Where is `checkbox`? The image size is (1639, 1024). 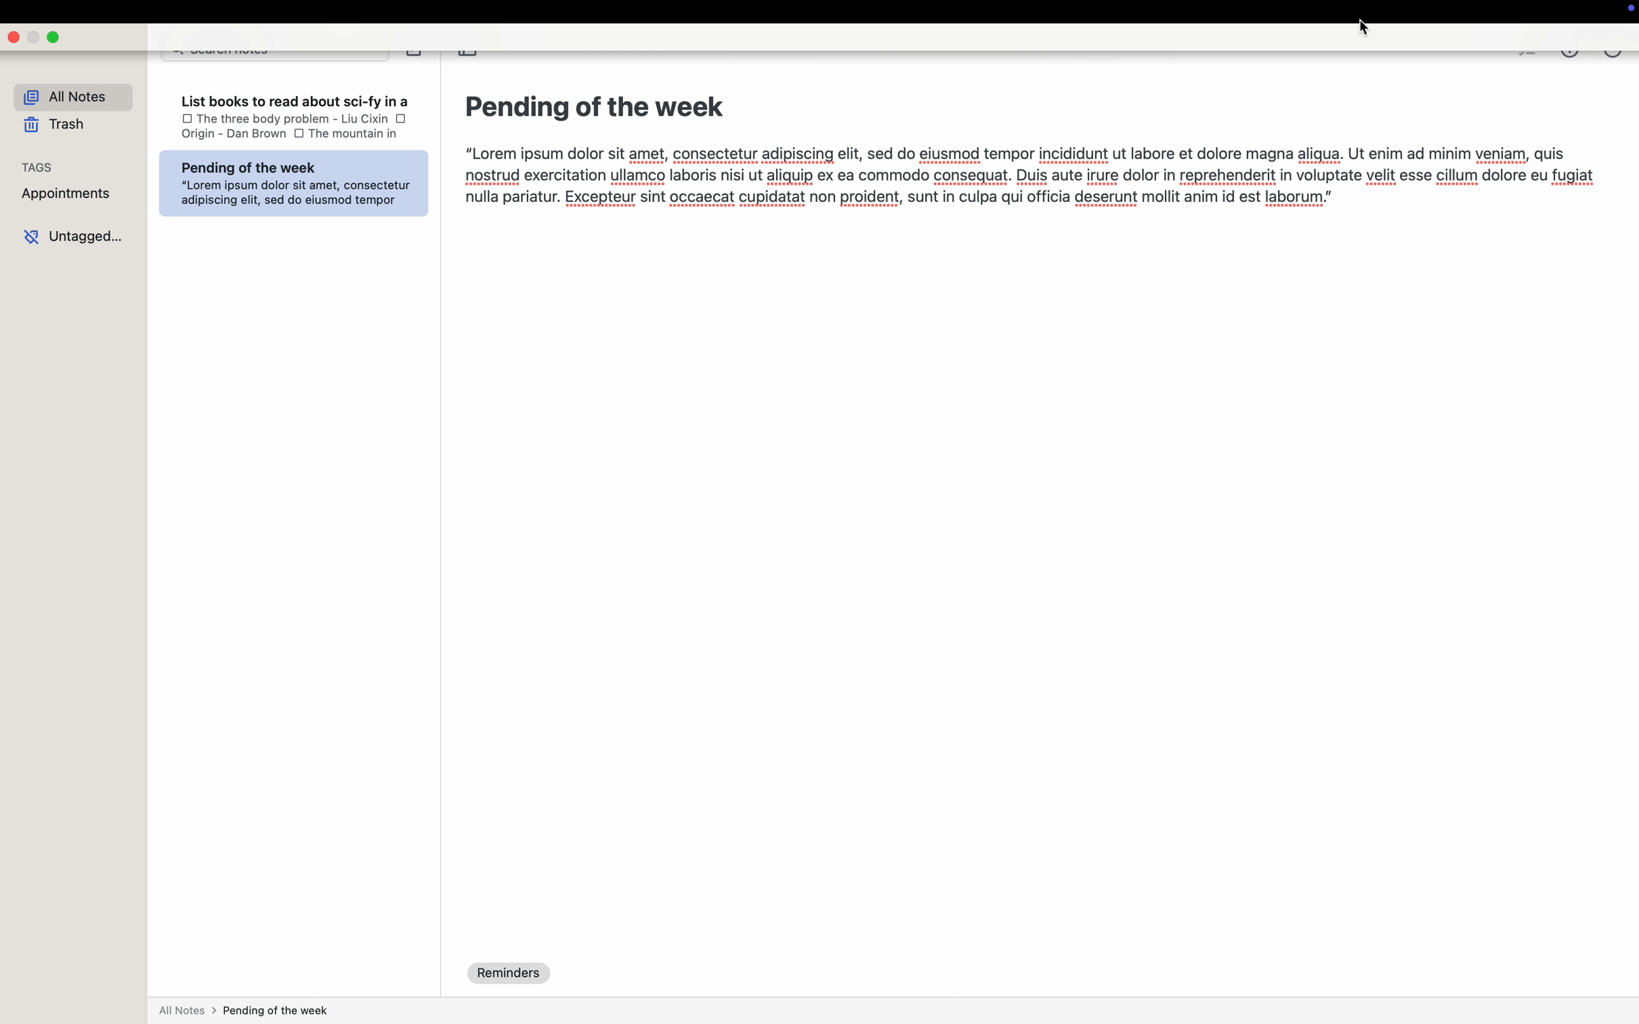
checkbox is located at coordinates (299, 134).